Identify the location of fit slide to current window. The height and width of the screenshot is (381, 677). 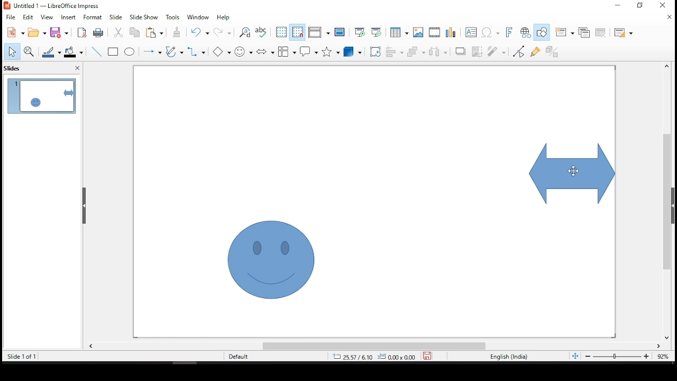
(575, 356).